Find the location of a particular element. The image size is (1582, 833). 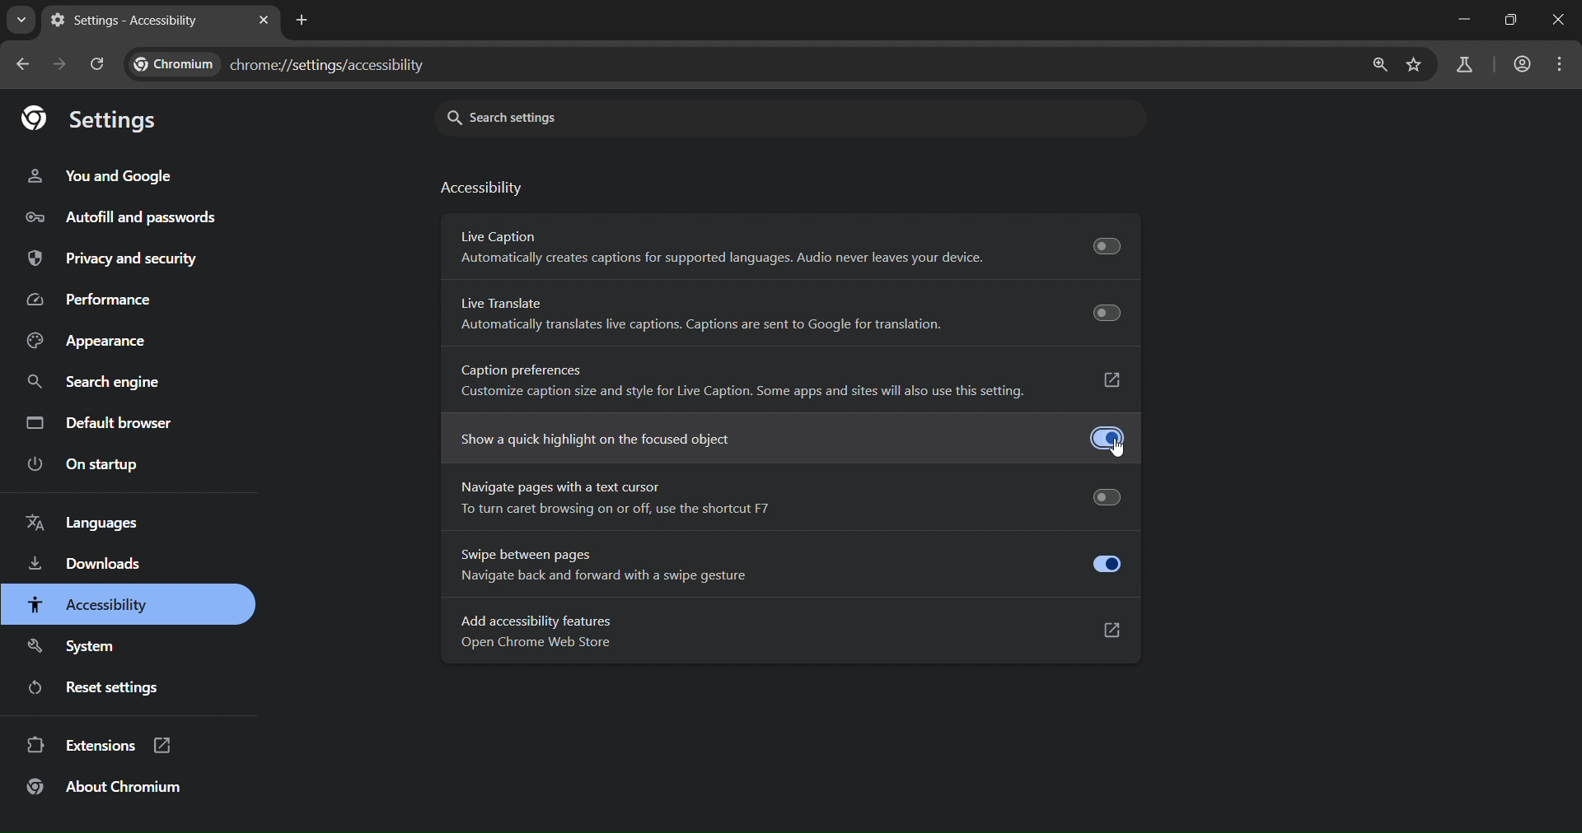

search labs is located at coordinates (1463, 64).